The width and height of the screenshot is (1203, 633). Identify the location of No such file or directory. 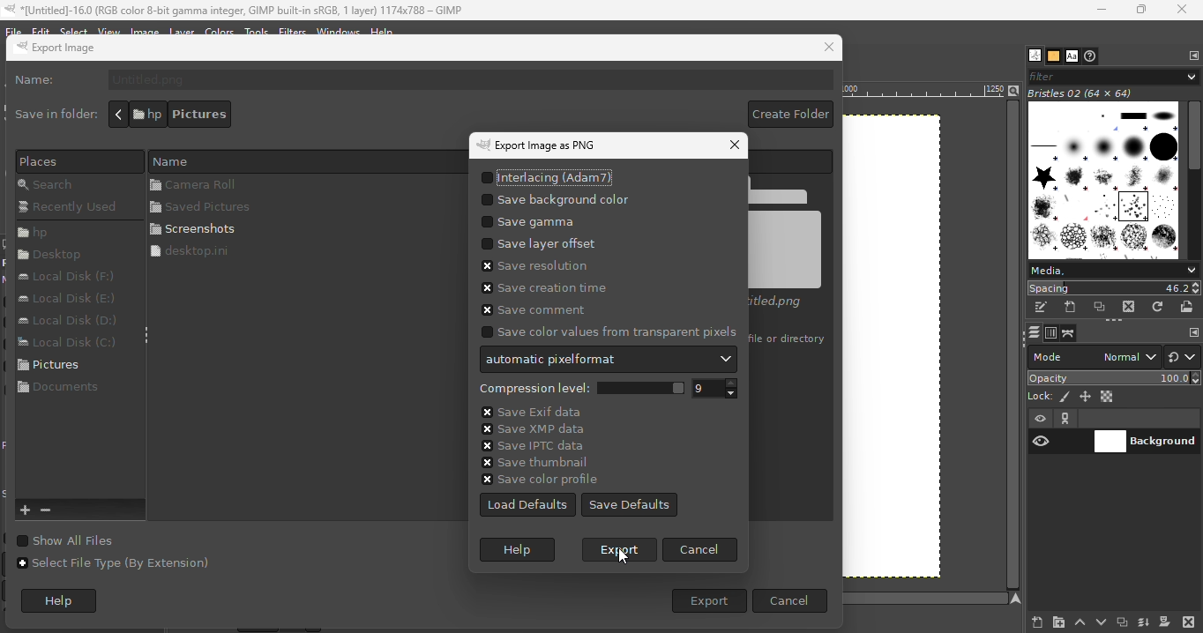
(788, 339).